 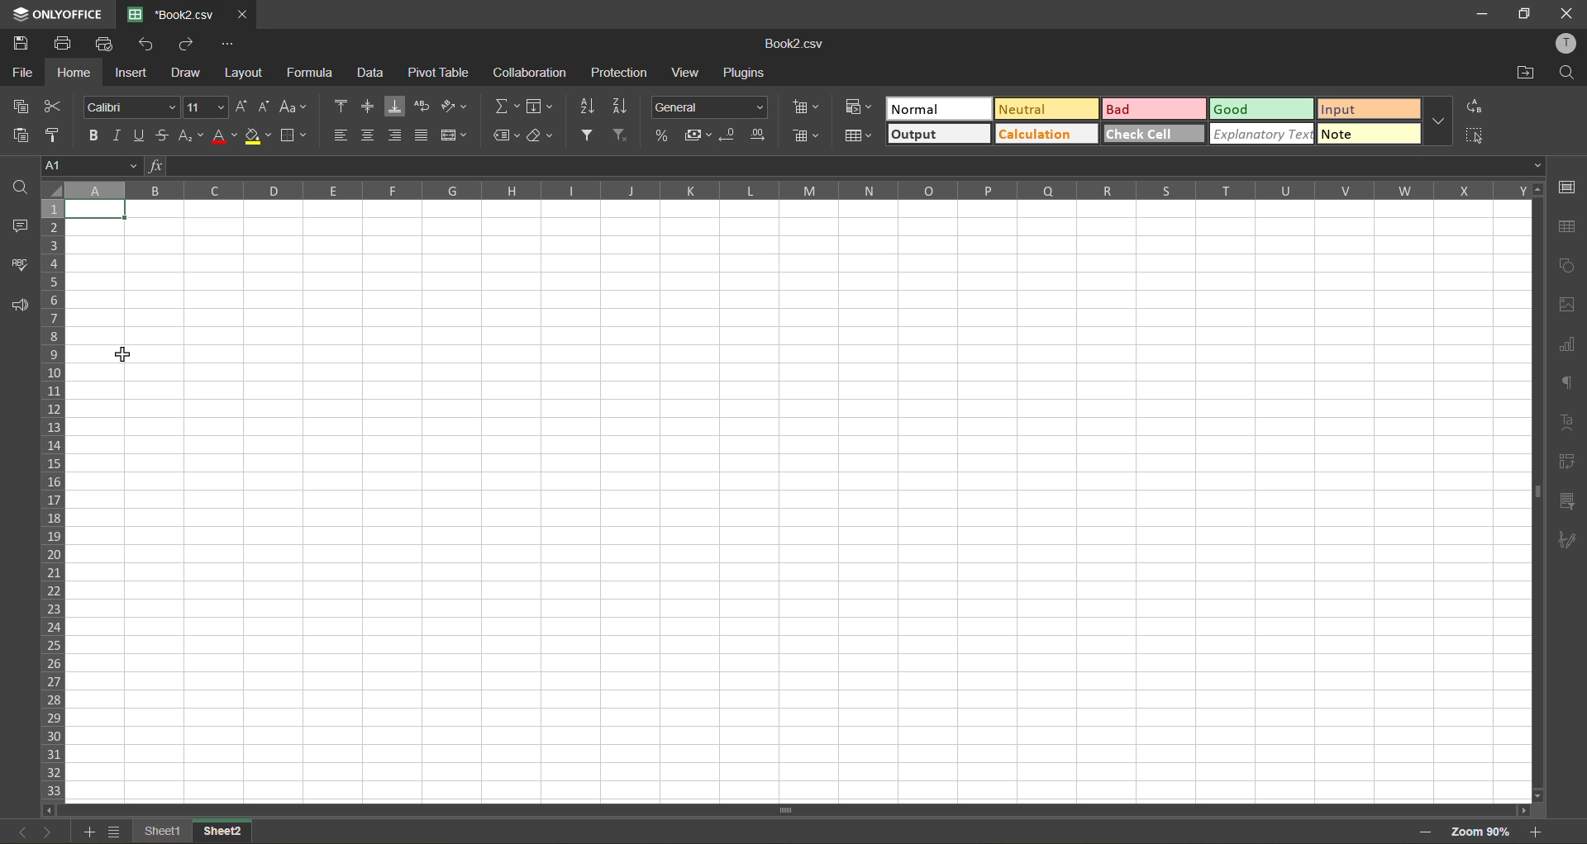 I want to click on pivot table, so click(x=1569, y=466).